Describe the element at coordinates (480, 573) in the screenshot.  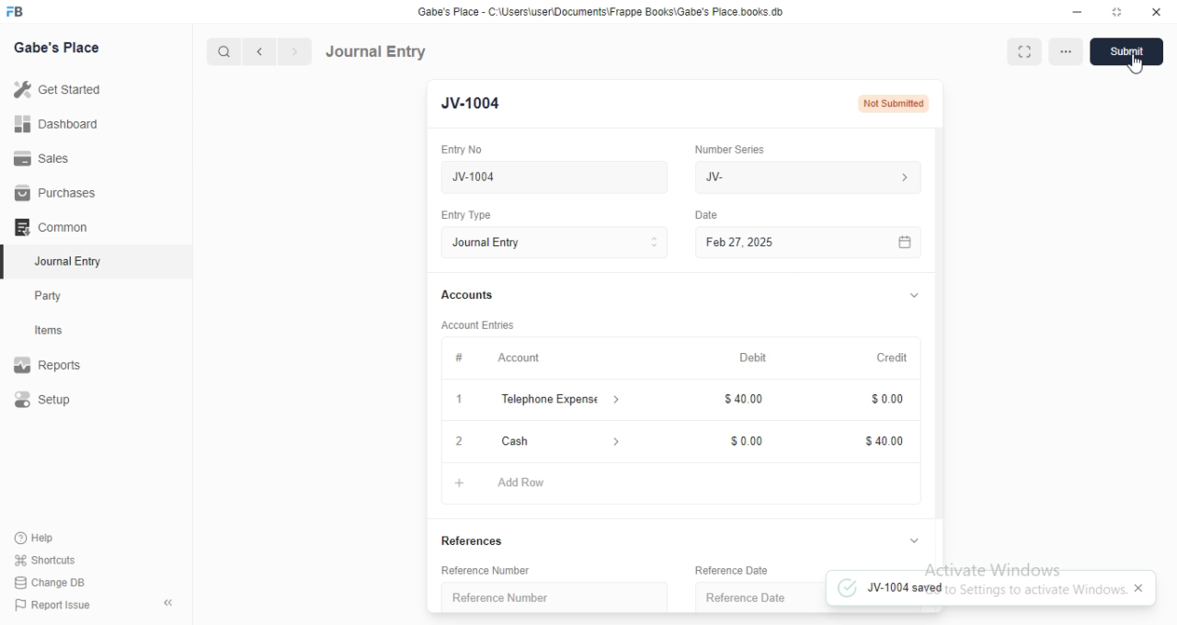
I see `Reference Number` at that location.